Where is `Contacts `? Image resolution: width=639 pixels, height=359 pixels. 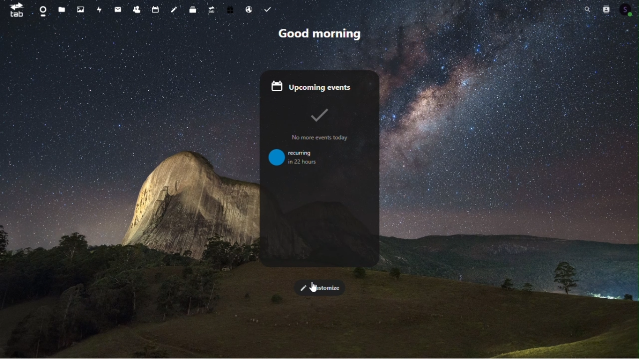
Contacts  is located at coordinates (136, 8).